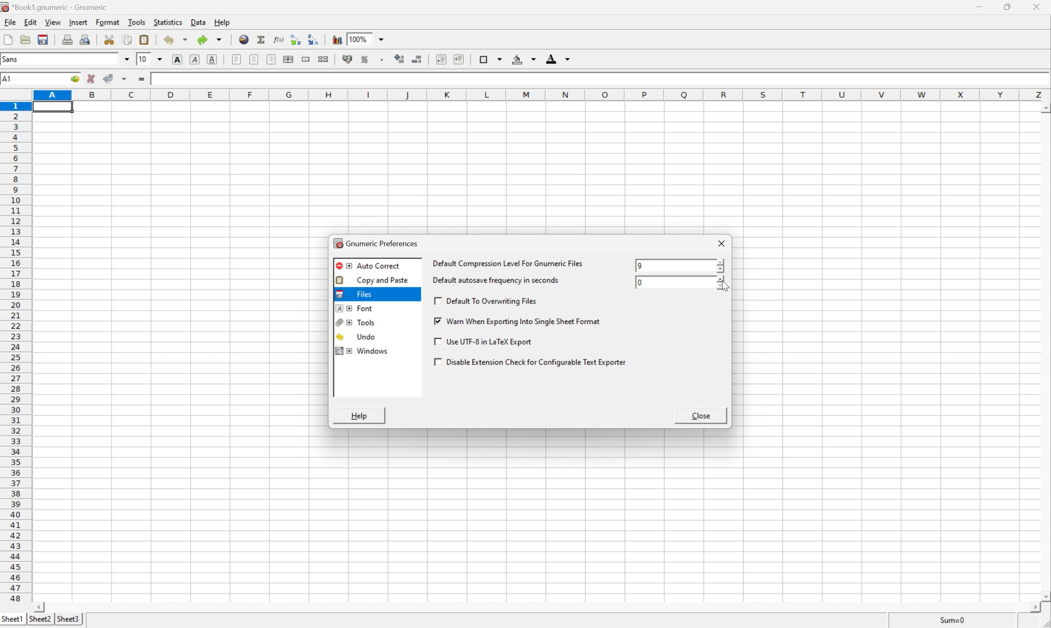 This screenshot has width=1051, height=628. Describe the element at coordinates (359, 338) in the screenshot. I see `undo` at that location.